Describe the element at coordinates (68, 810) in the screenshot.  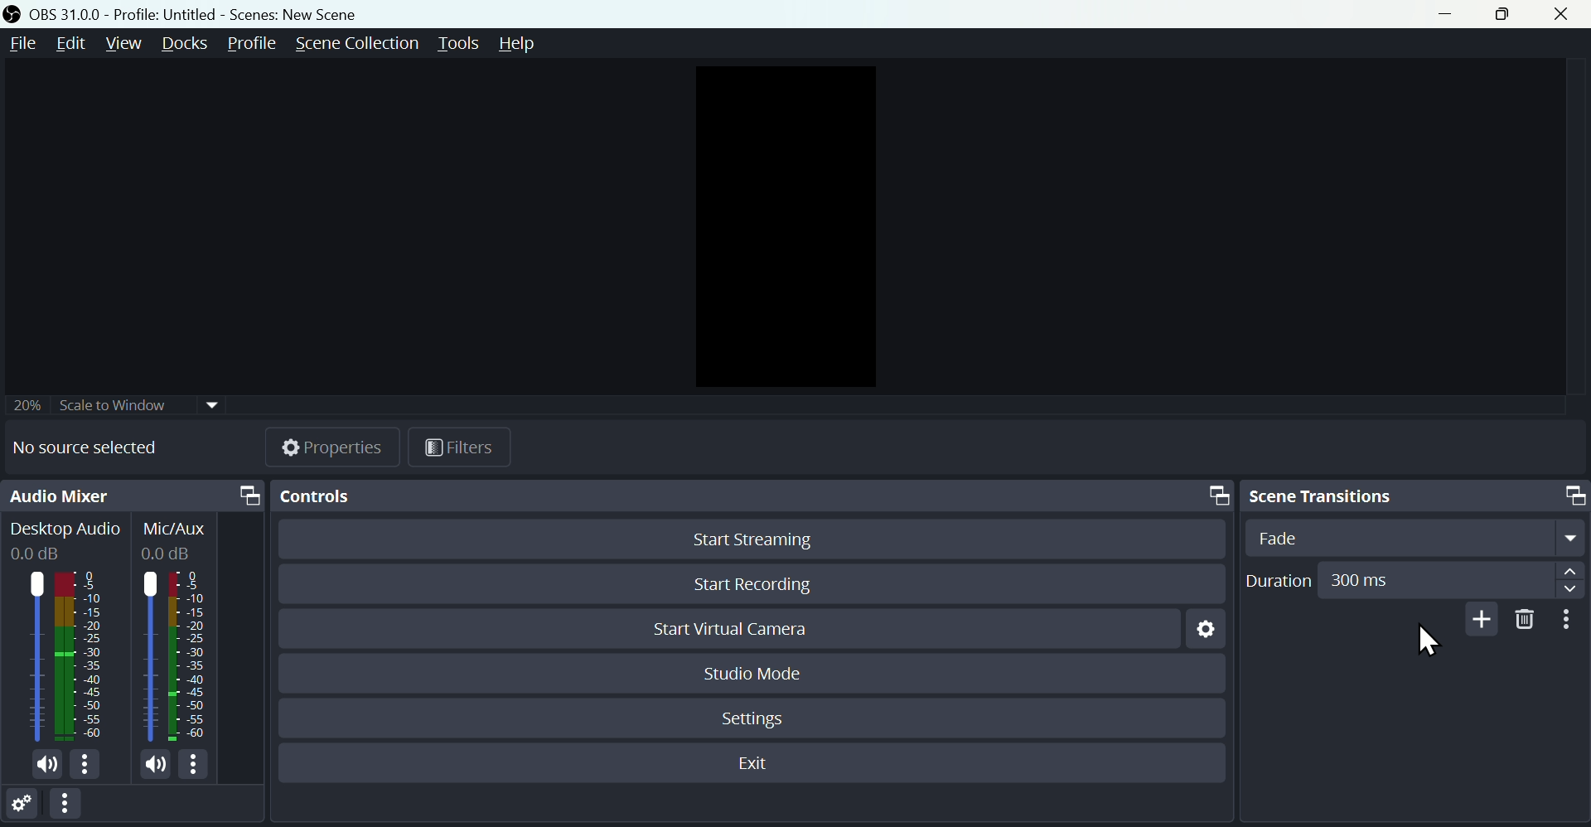
I see `More options` at that location.